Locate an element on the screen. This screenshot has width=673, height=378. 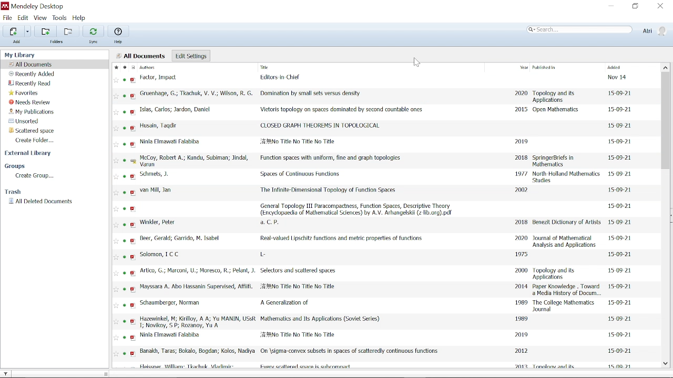
Create Group is located at coordinates (34, 175).